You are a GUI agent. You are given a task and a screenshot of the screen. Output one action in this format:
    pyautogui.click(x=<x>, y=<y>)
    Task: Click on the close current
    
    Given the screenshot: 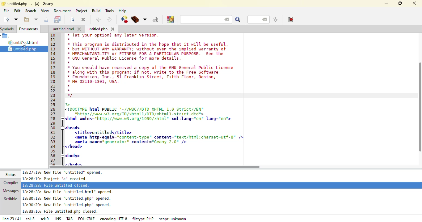 What is the action you would take?
    pyautogui.click(x=83, y=19)
    